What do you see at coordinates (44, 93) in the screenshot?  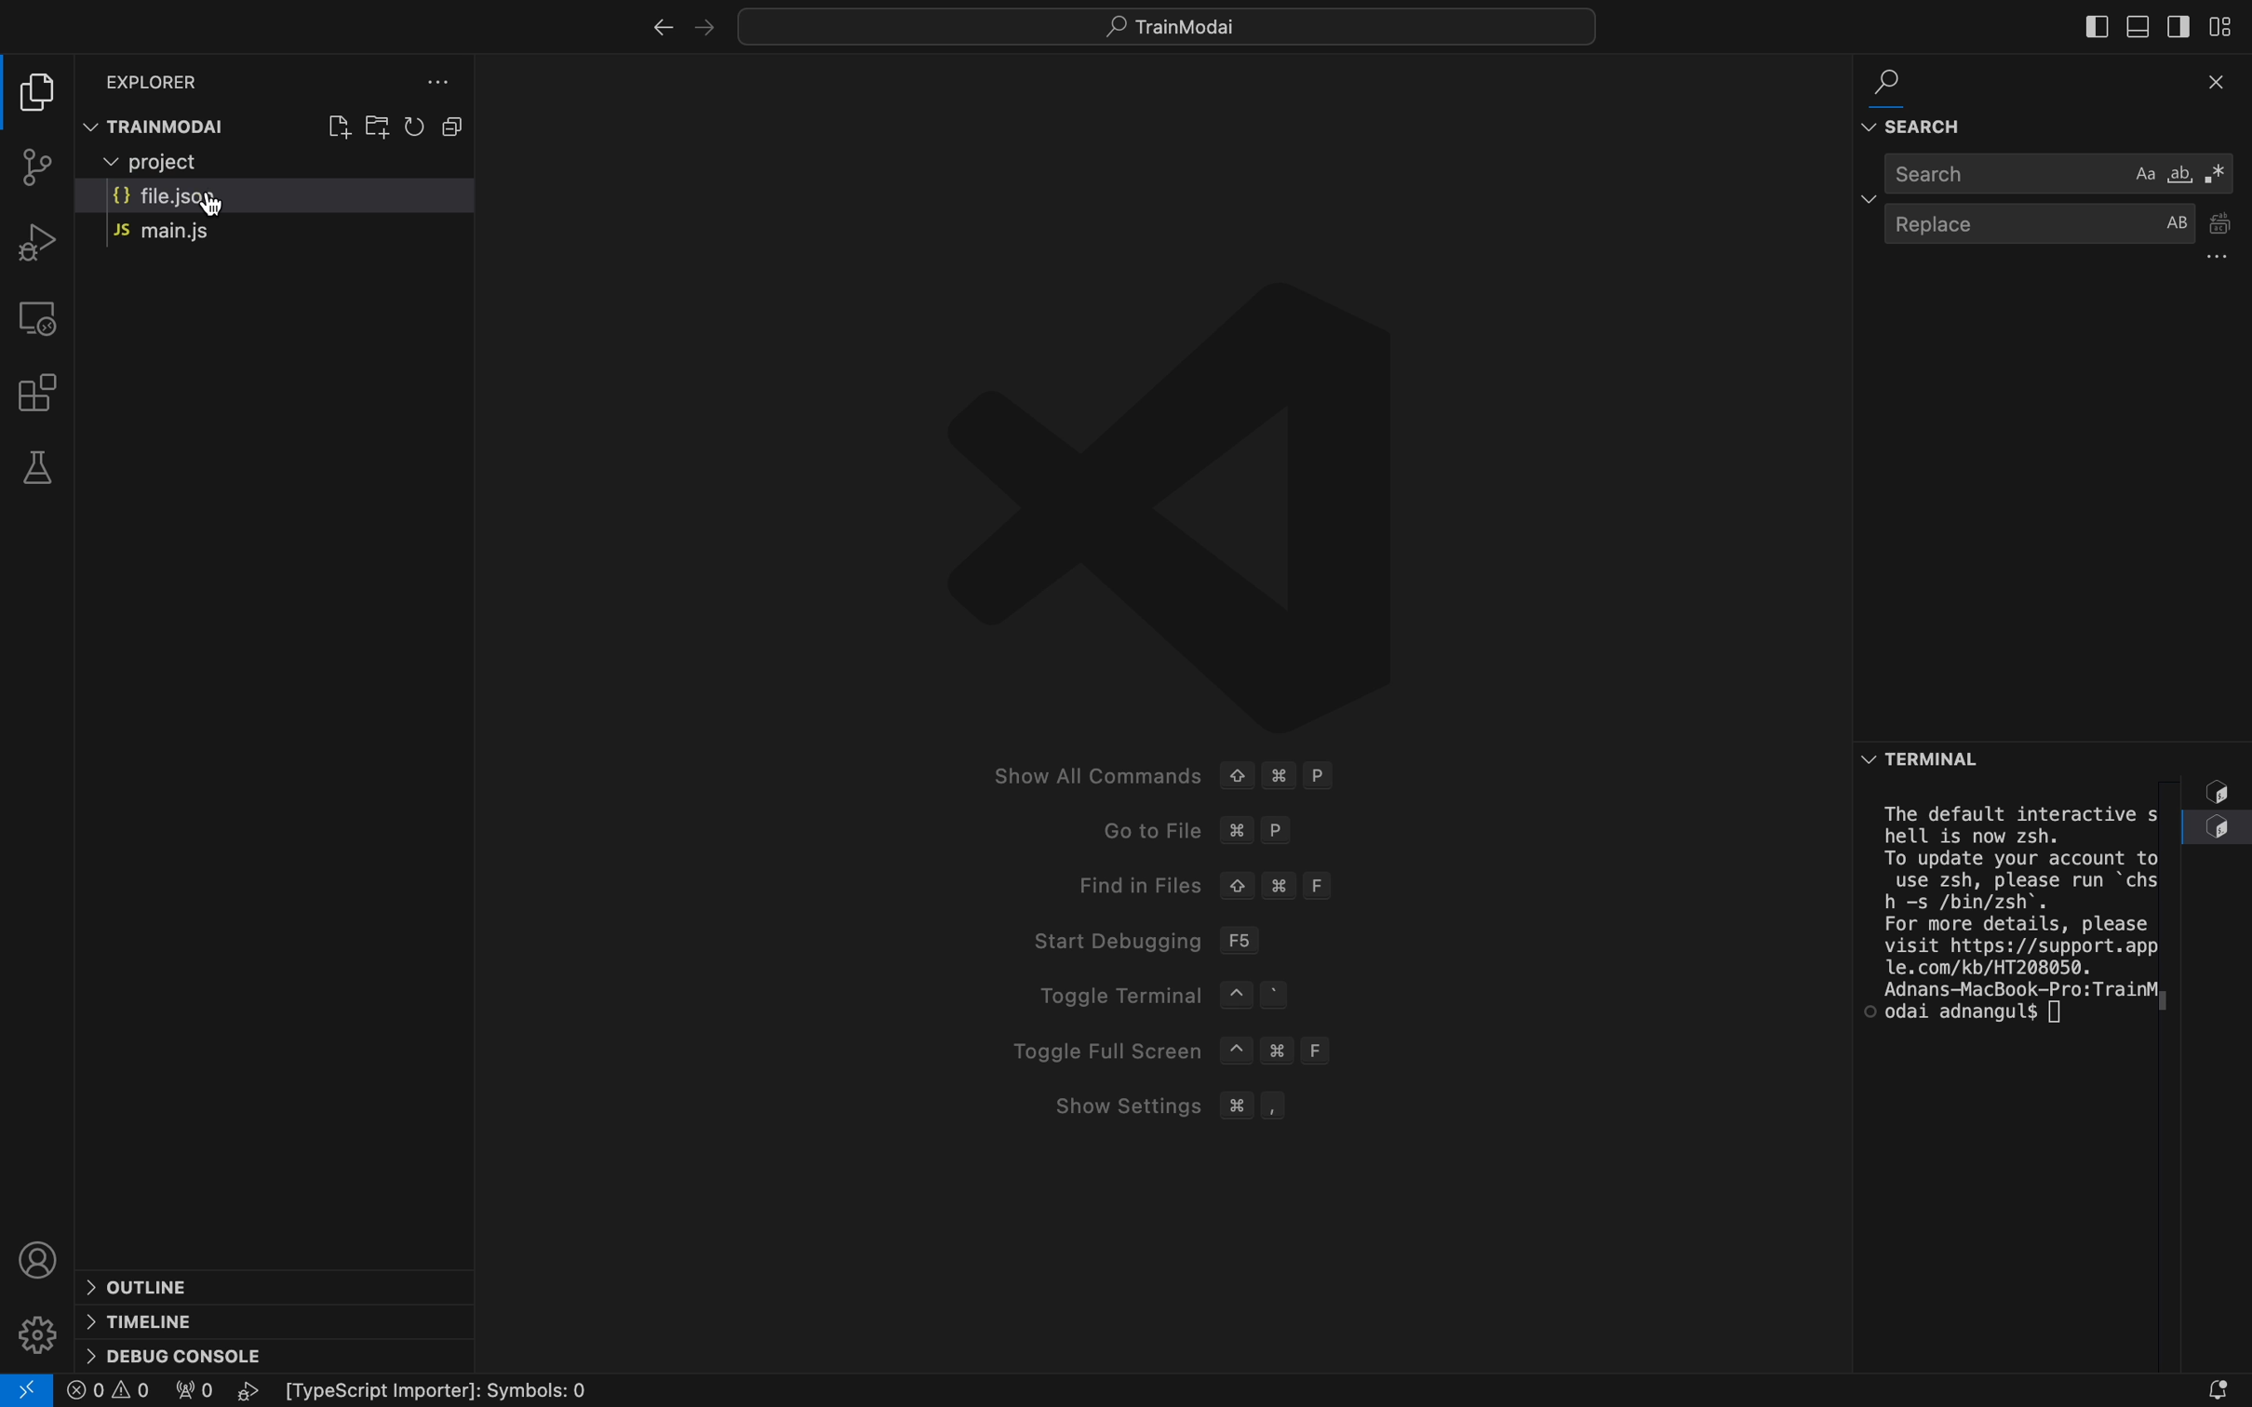 I see `file explorer ` at bounding box center [44, 93].